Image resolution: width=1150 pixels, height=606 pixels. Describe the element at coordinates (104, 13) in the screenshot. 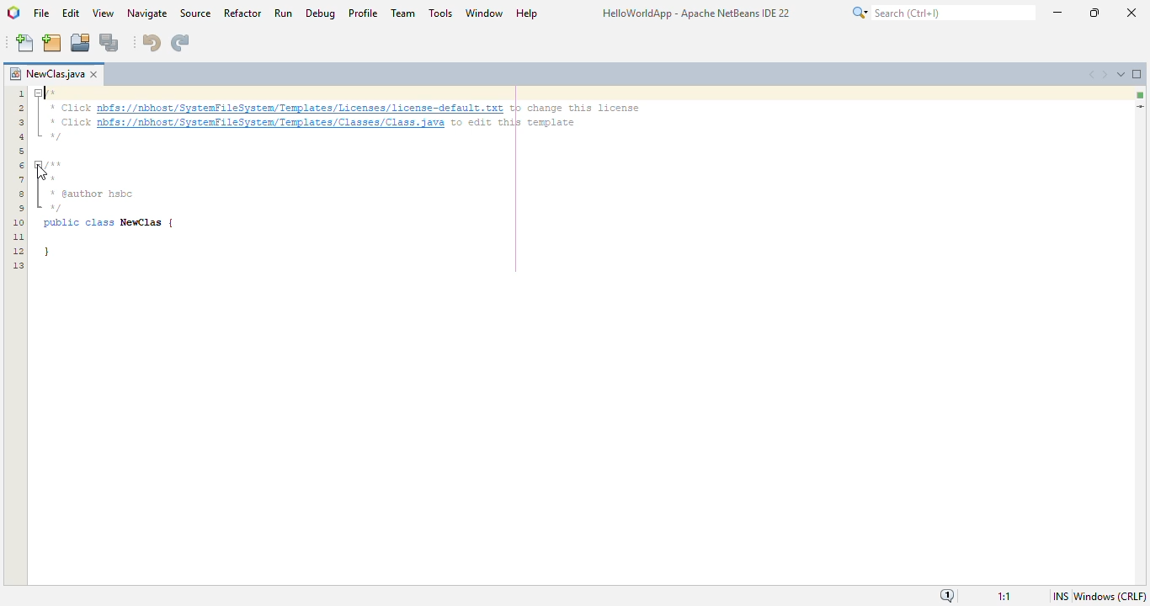

I see `view` at that location.